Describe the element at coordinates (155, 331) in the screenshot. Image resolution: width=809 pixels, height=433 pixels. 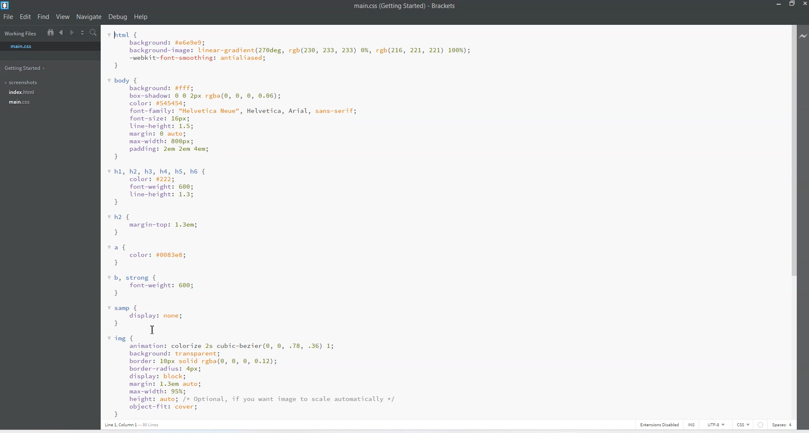
I see `Text Cursor` at that location.